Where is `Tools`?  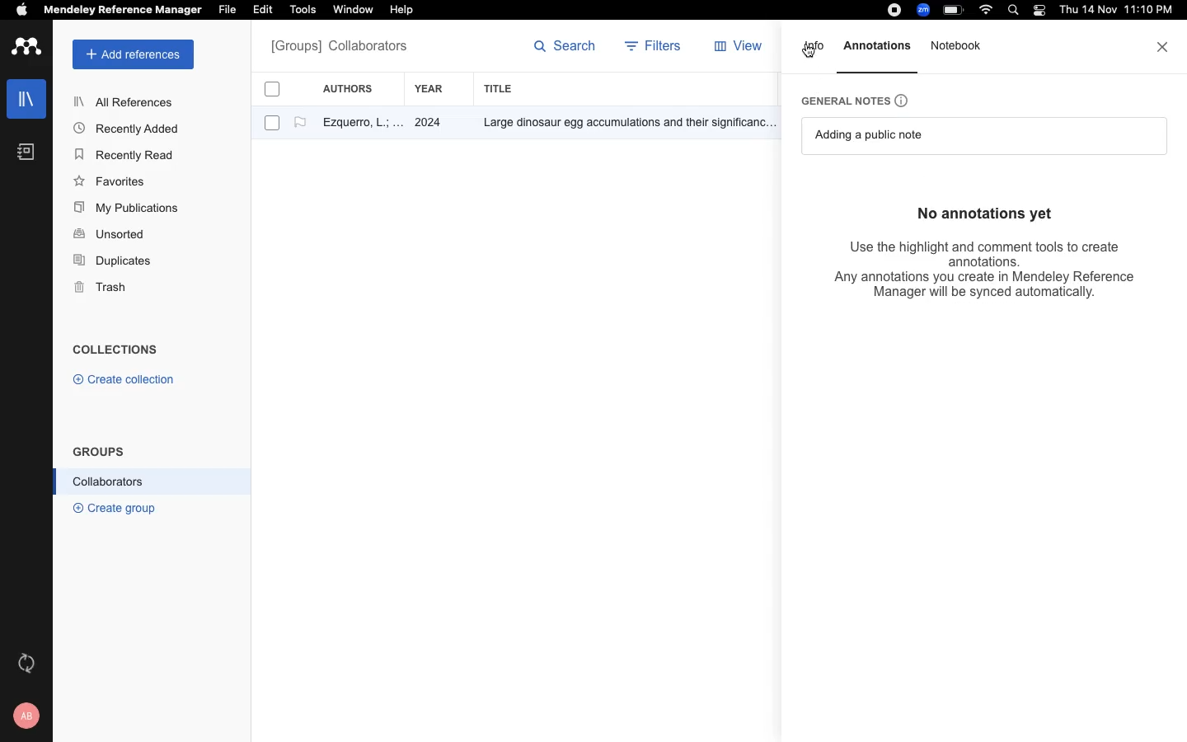
Tools is located at coordinates (303, 11).